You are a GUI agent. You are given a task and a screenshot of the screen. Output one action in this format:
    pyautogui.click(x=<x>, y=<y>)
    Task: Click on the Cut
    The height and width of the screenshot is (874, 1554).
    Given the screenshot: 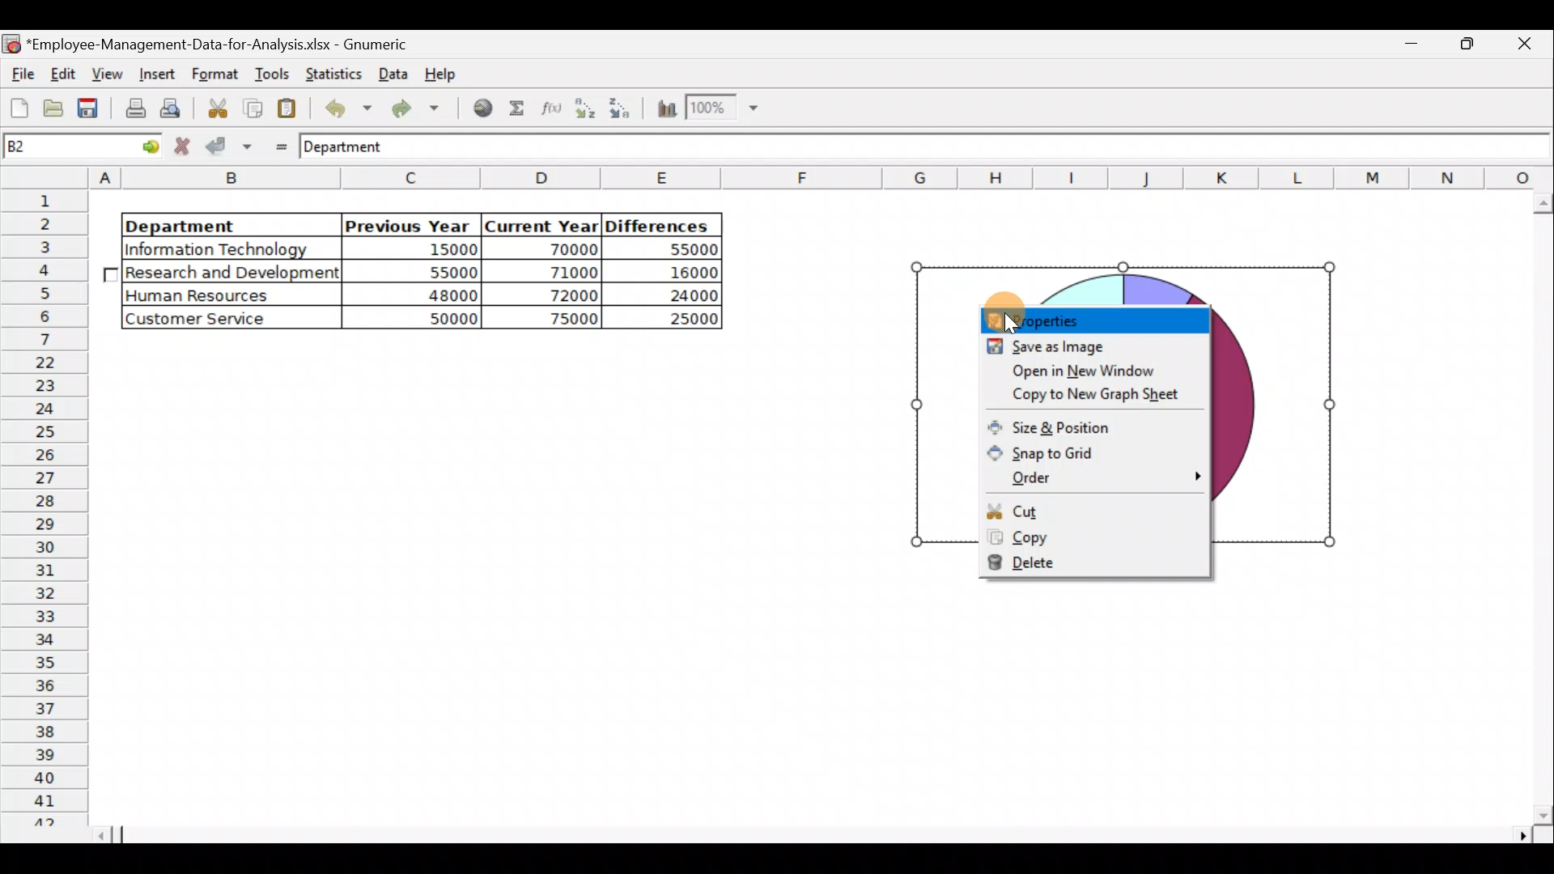 What is the action you would take?
    pyautogui.click(x=1068, y=510)
    